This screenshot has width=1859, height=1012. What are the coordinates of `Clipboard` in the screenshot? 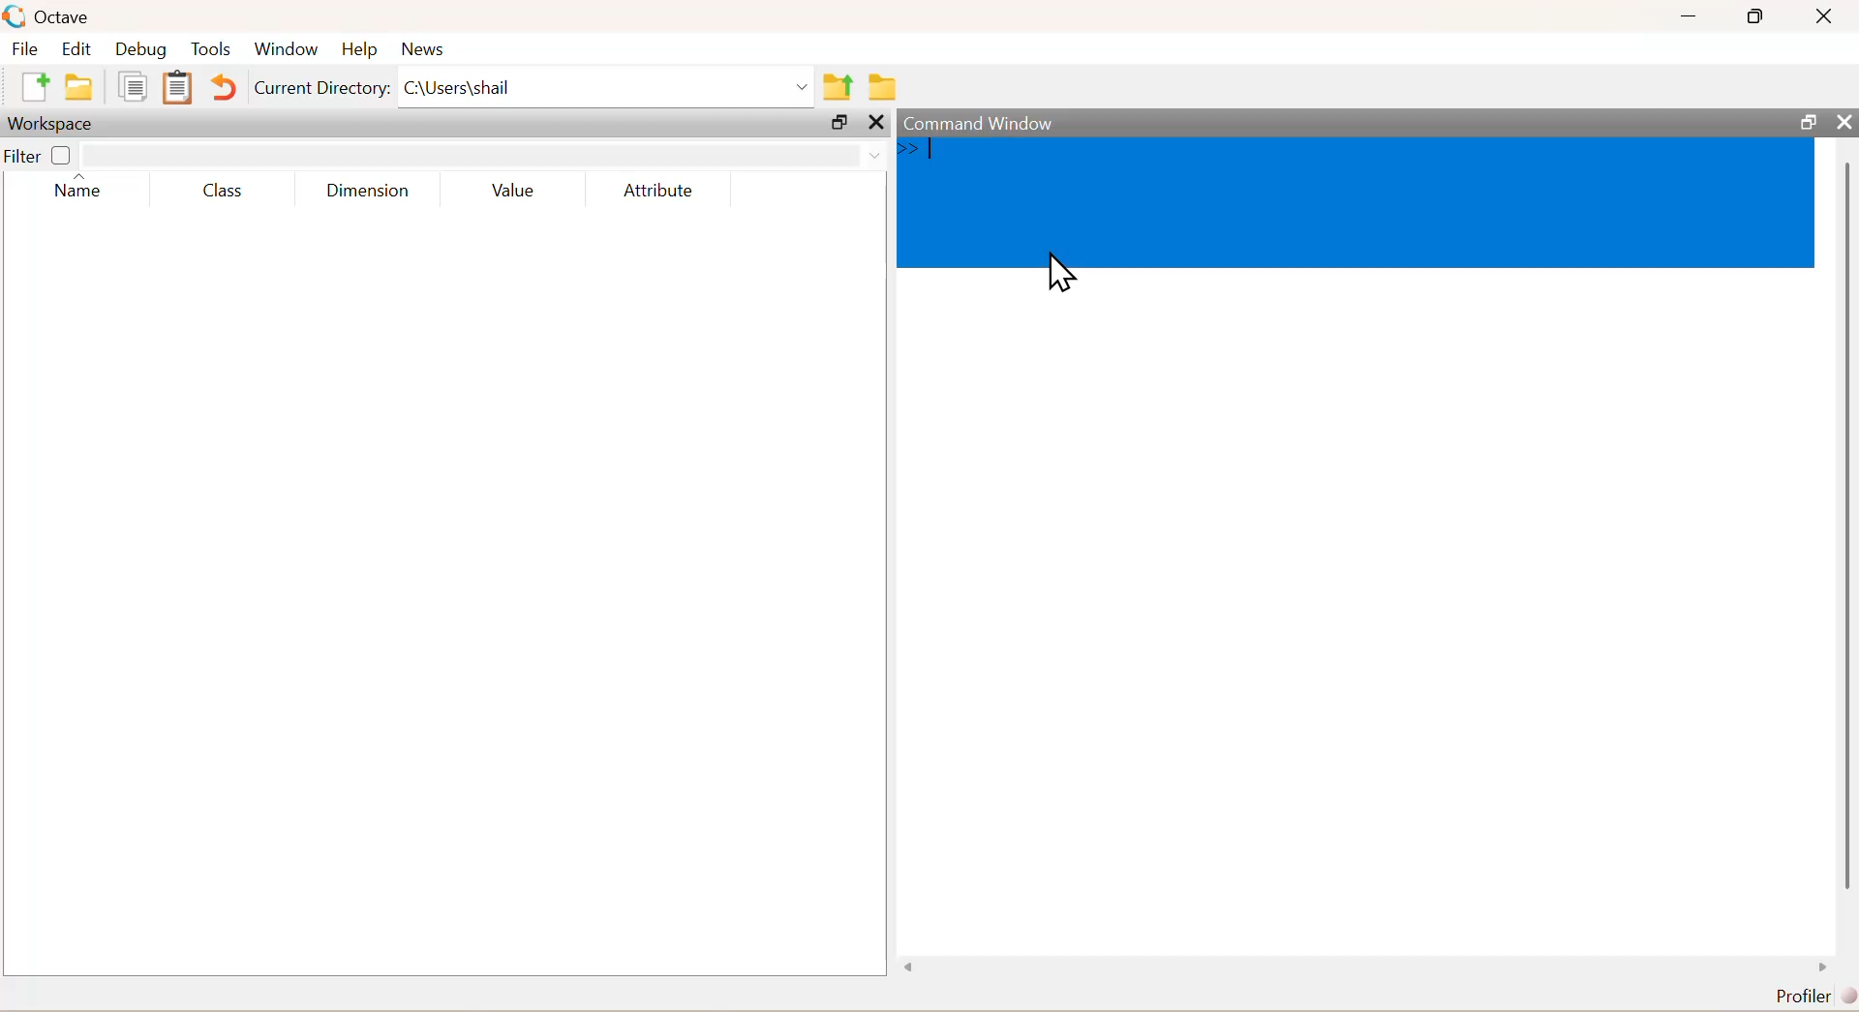 It's located at (178, 87).